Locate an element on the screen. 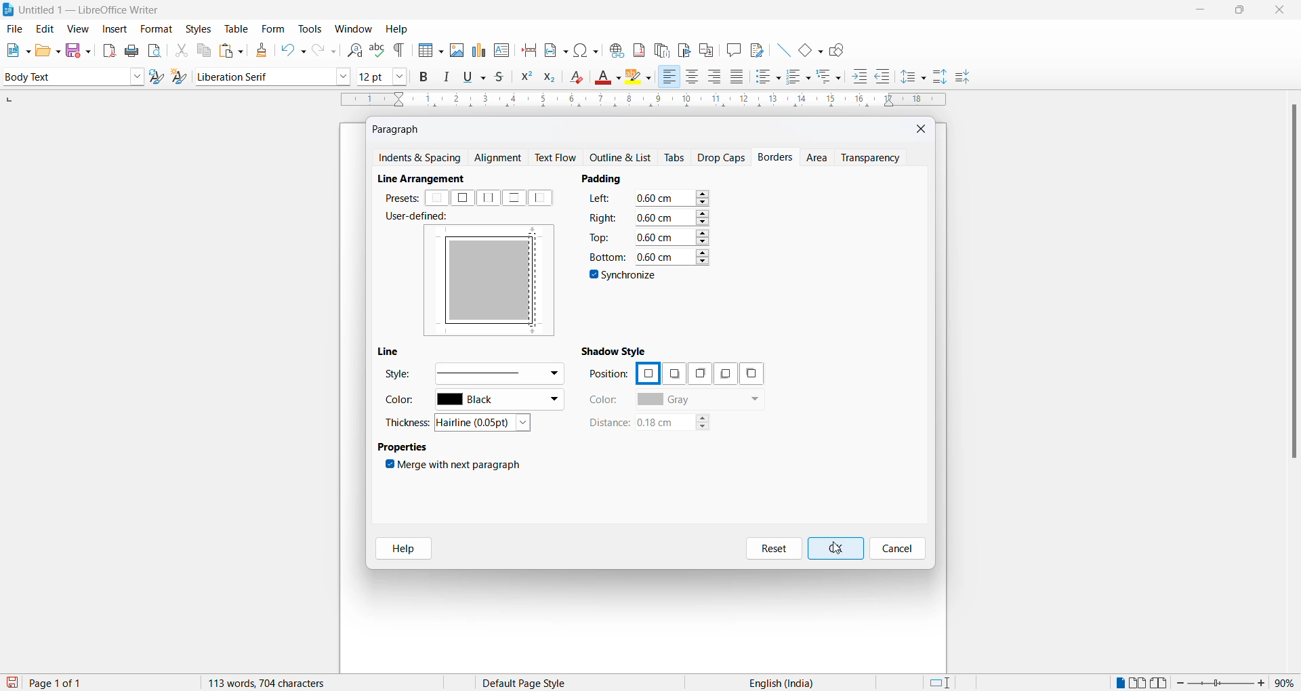  insert bookmarks is located at coordinates (684, 48).